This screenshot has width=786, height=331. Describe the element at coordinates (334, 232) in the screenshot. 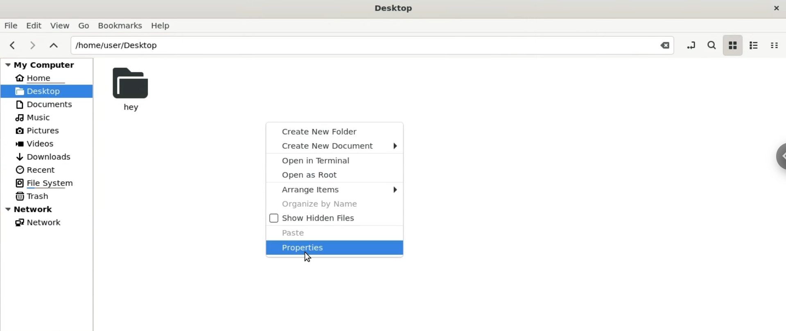

I see `paste` at that location.